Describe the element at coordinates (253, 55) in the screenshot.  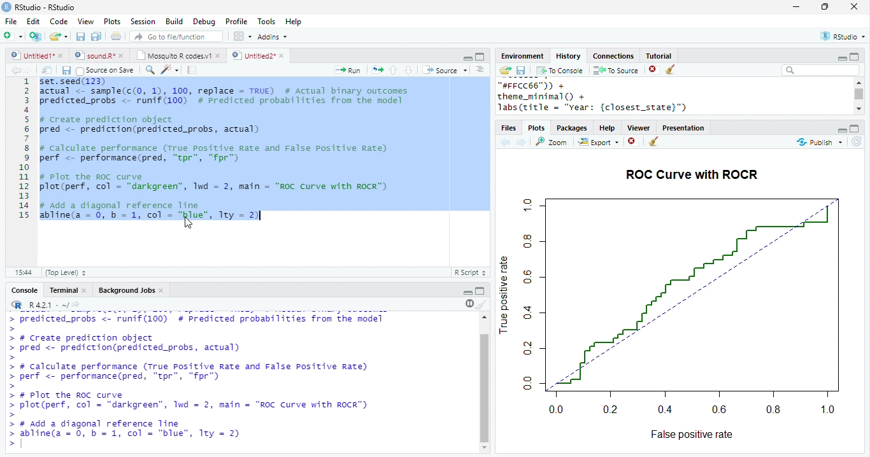
I see `Untitled 2` at that location.